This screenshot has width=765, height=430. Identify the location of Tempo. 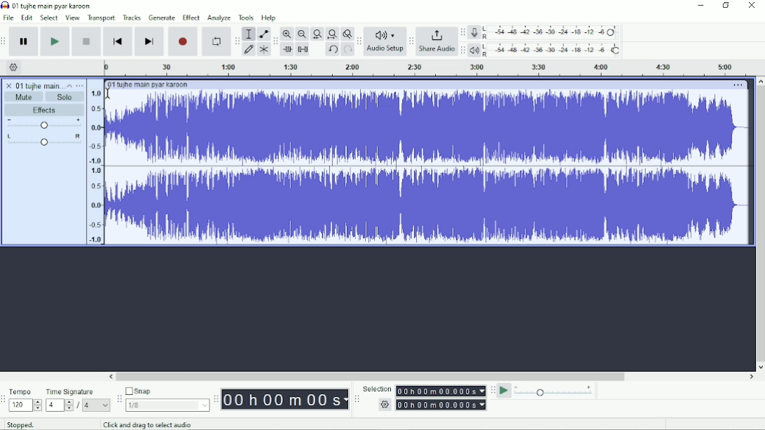
(22, 391).